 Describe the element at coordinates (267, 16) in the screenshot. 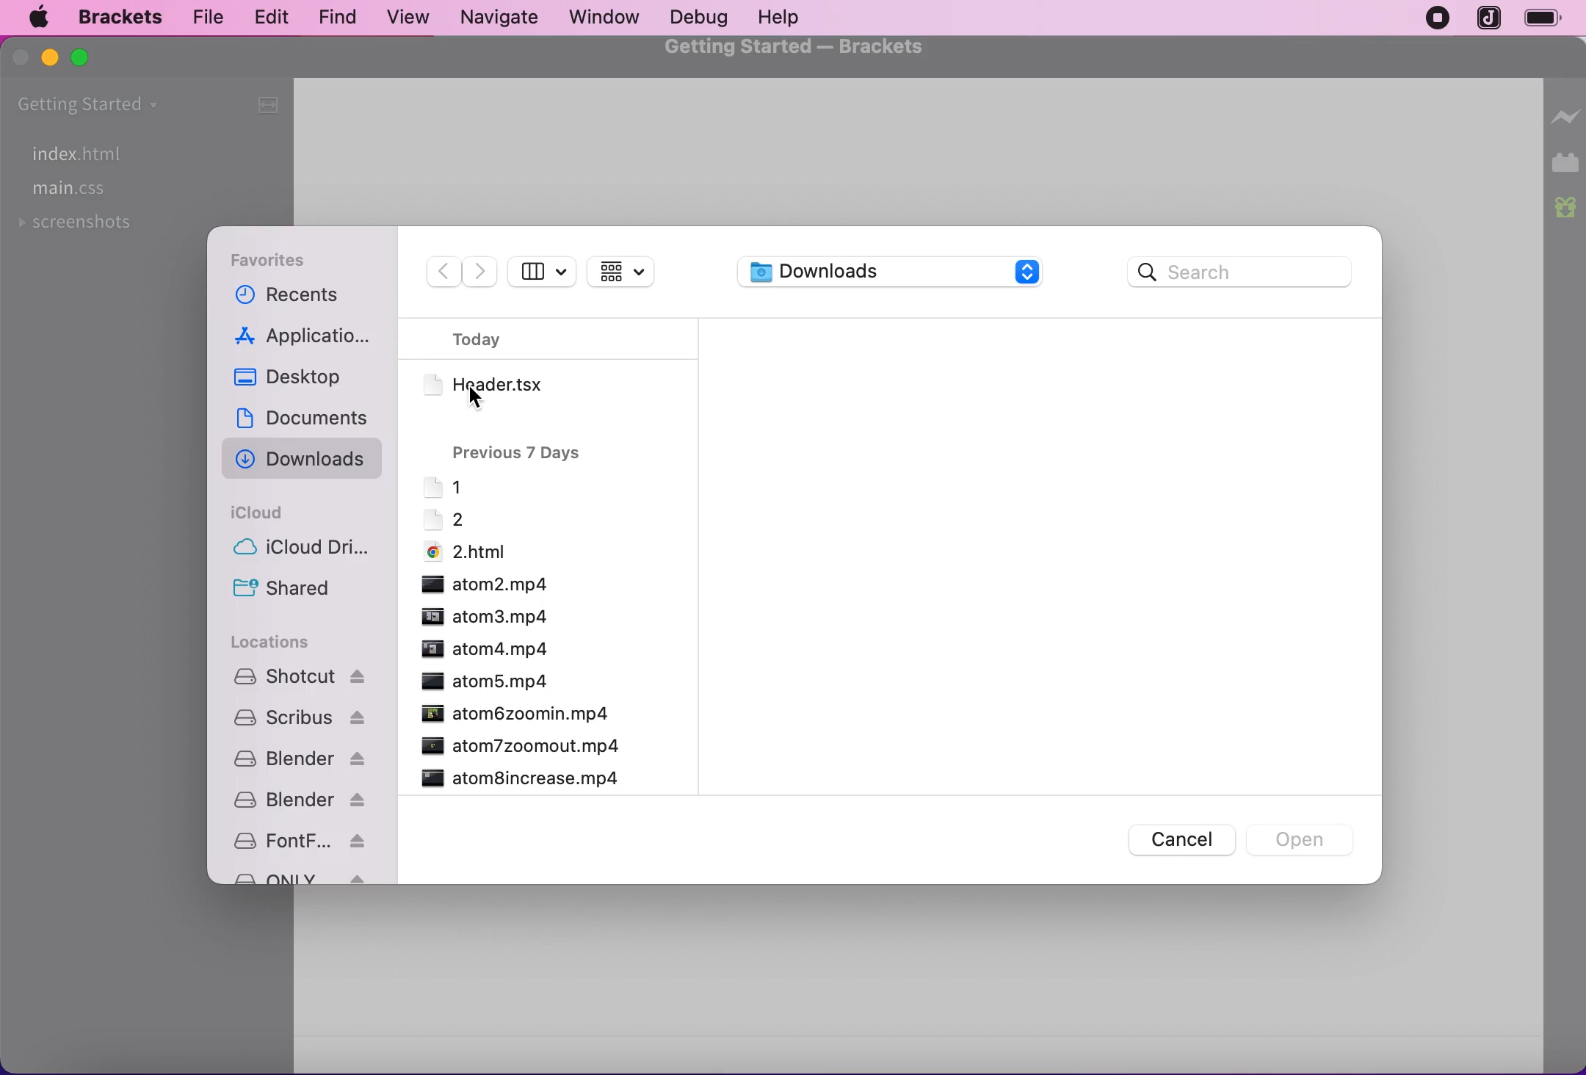

I see `edit` at that location.